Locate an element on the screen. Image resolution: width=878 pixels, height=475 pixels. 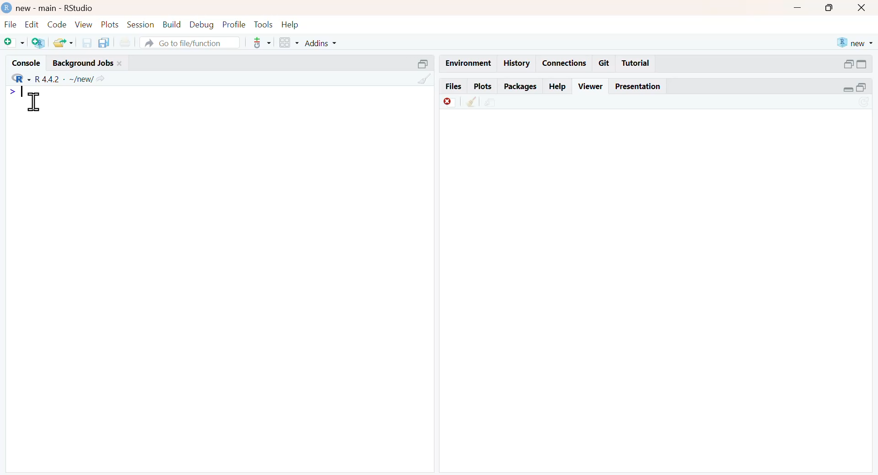
new - main - RStudio is located at coordinates (56, 9).